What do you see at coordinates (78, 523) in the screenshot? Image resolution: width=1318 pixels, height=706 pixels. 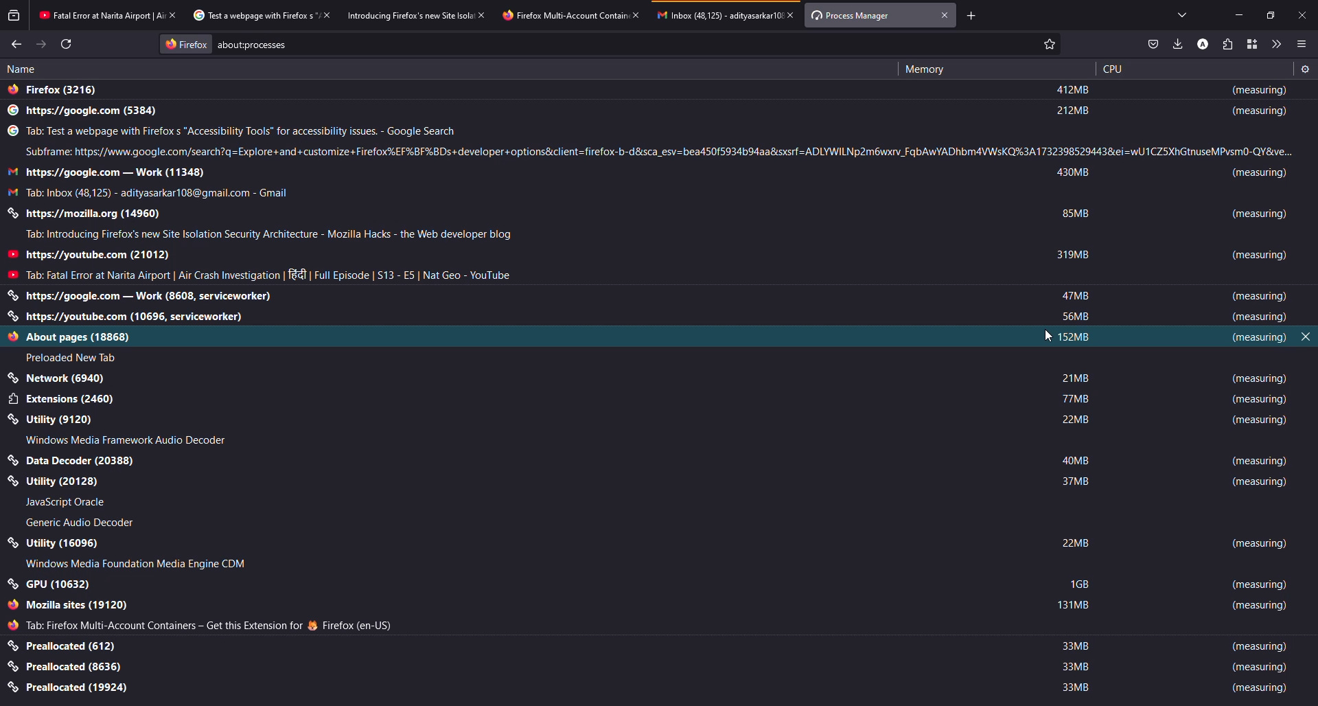 I see `Generic audio decoder` at bounding box center [78, 523].